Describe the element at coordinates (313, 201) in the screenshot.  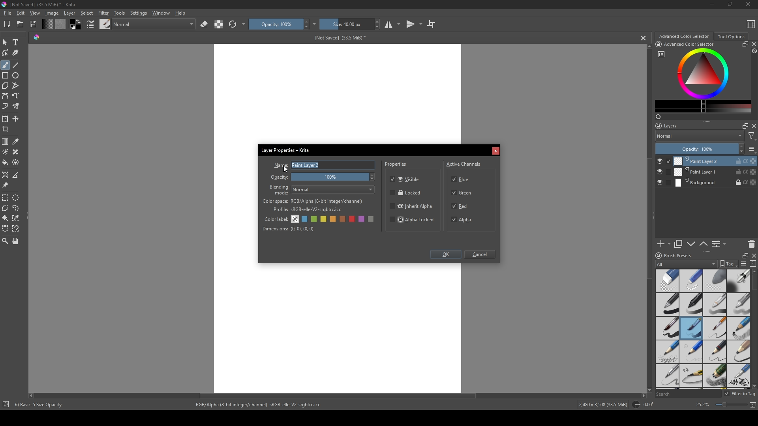
I see `Color space: RGB/Alpha (8-bit integer/ channel):` at that location.